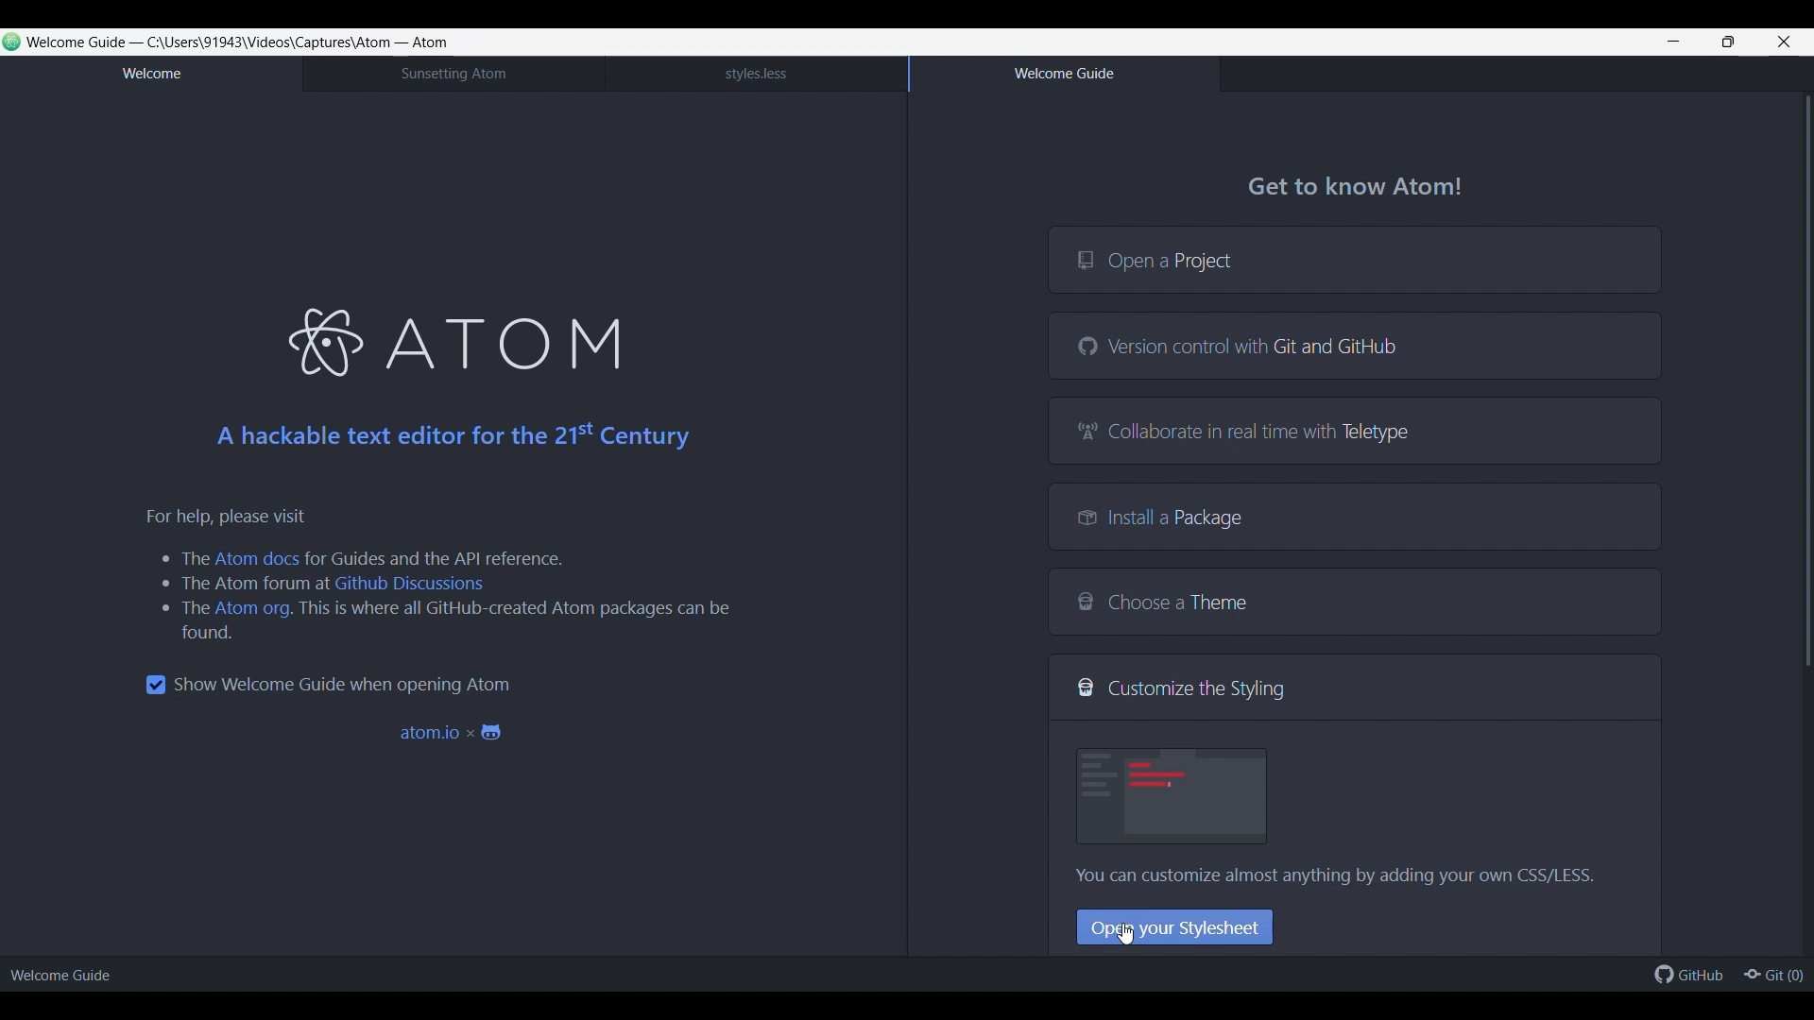 This screenshot has height=1020, width=1814. What do you see at coordinates (148, 684) in the screenshot?
I see `checkbox` at bounding box center [148, 684].